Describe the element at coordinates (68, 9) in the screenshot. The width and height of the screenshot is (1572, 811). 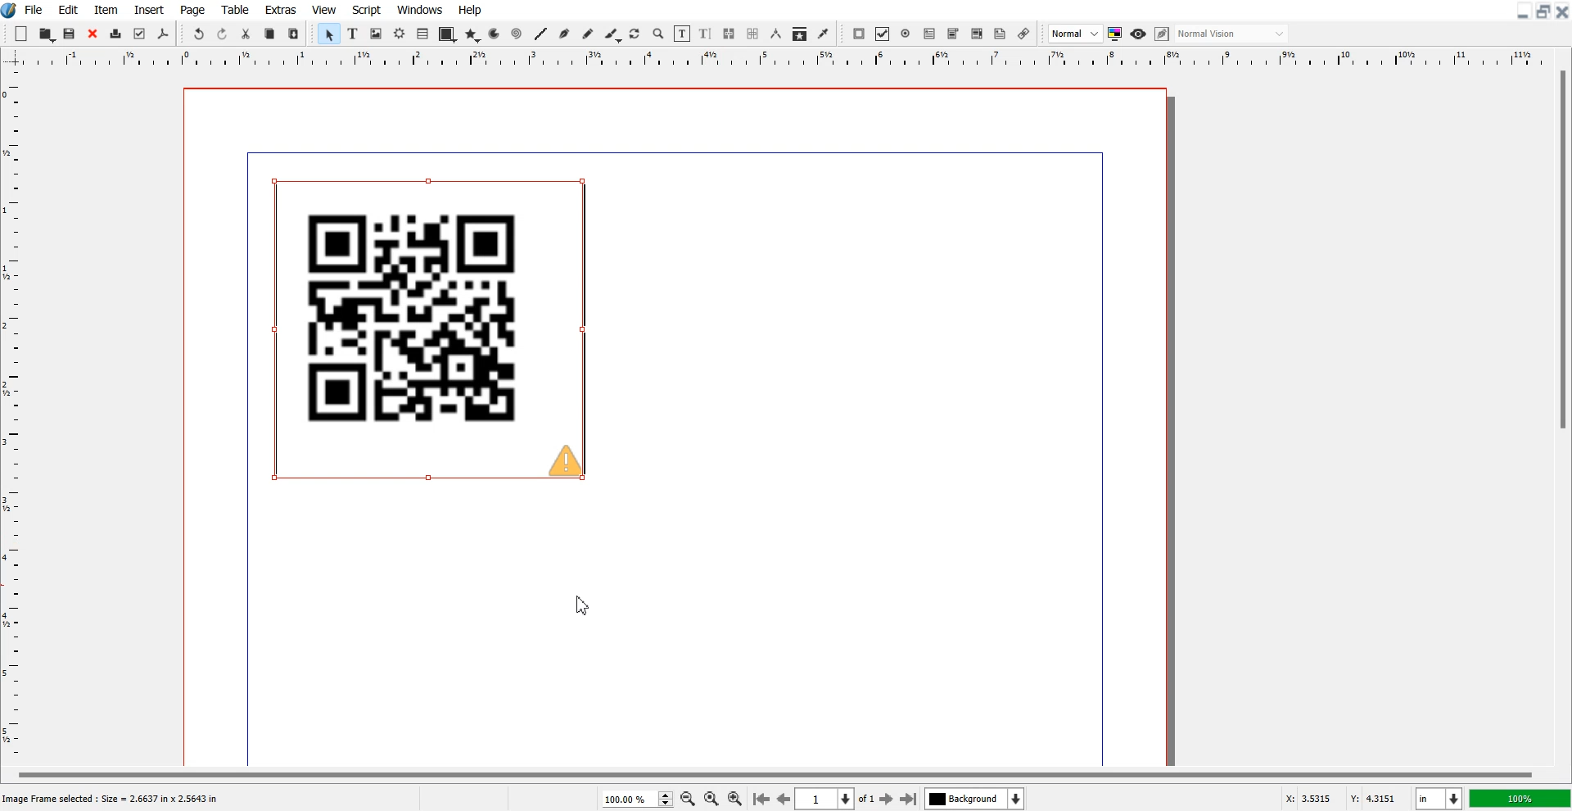
I see `Edit` at that location.